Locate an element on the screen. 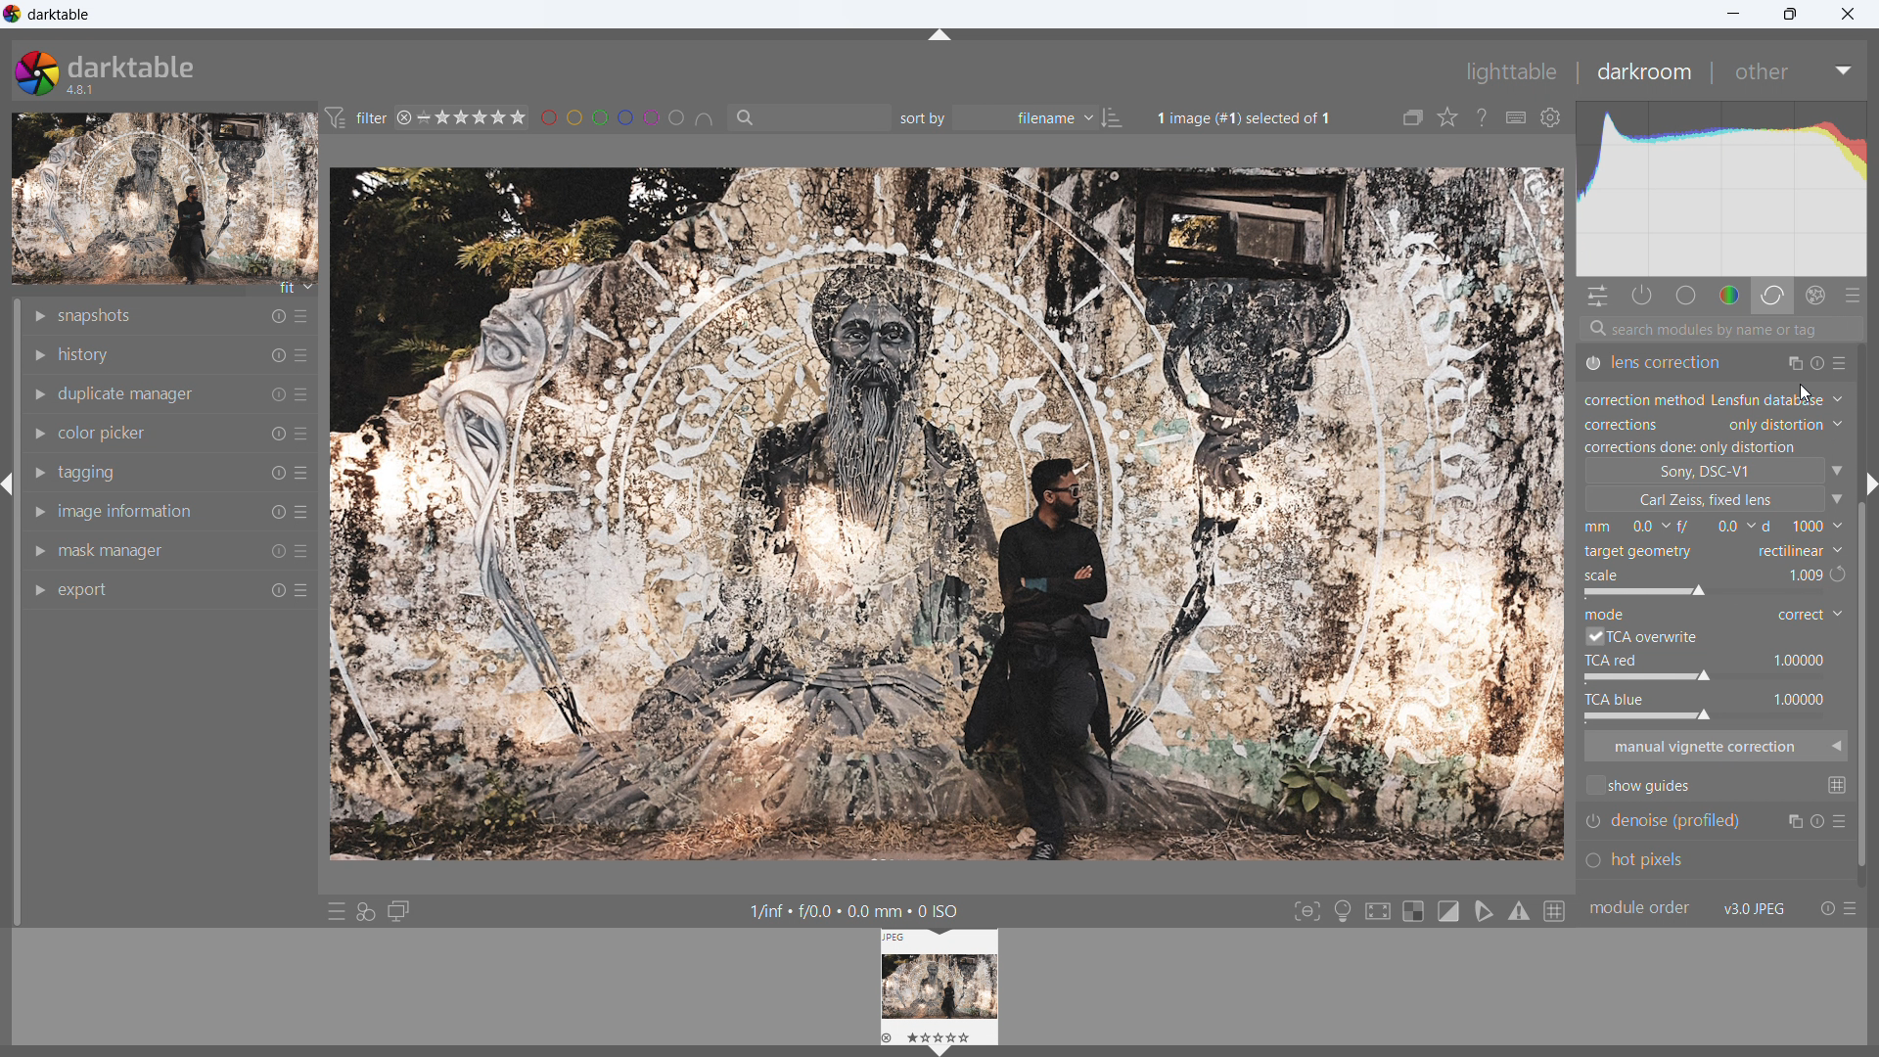  status changed is located at coordinates (1688, 447).